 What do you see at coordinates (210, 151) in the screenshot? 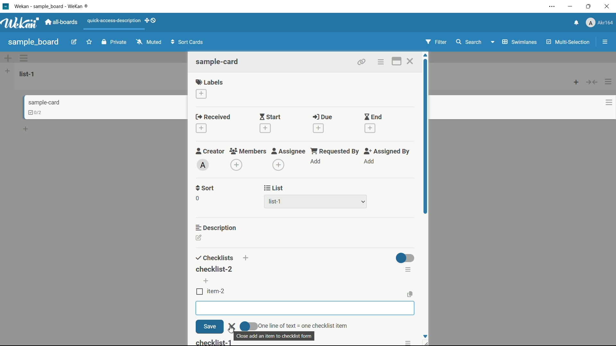
I see `creator` at bounding box center [210, 151].